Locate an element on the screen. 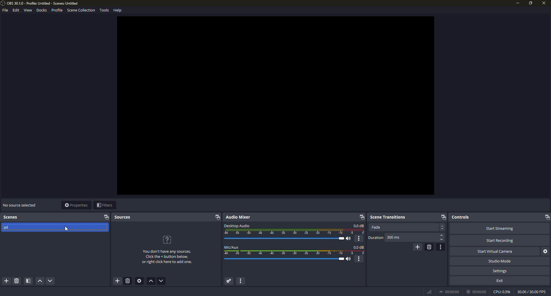  advanced audio properties is located at coordinates (228, 281).